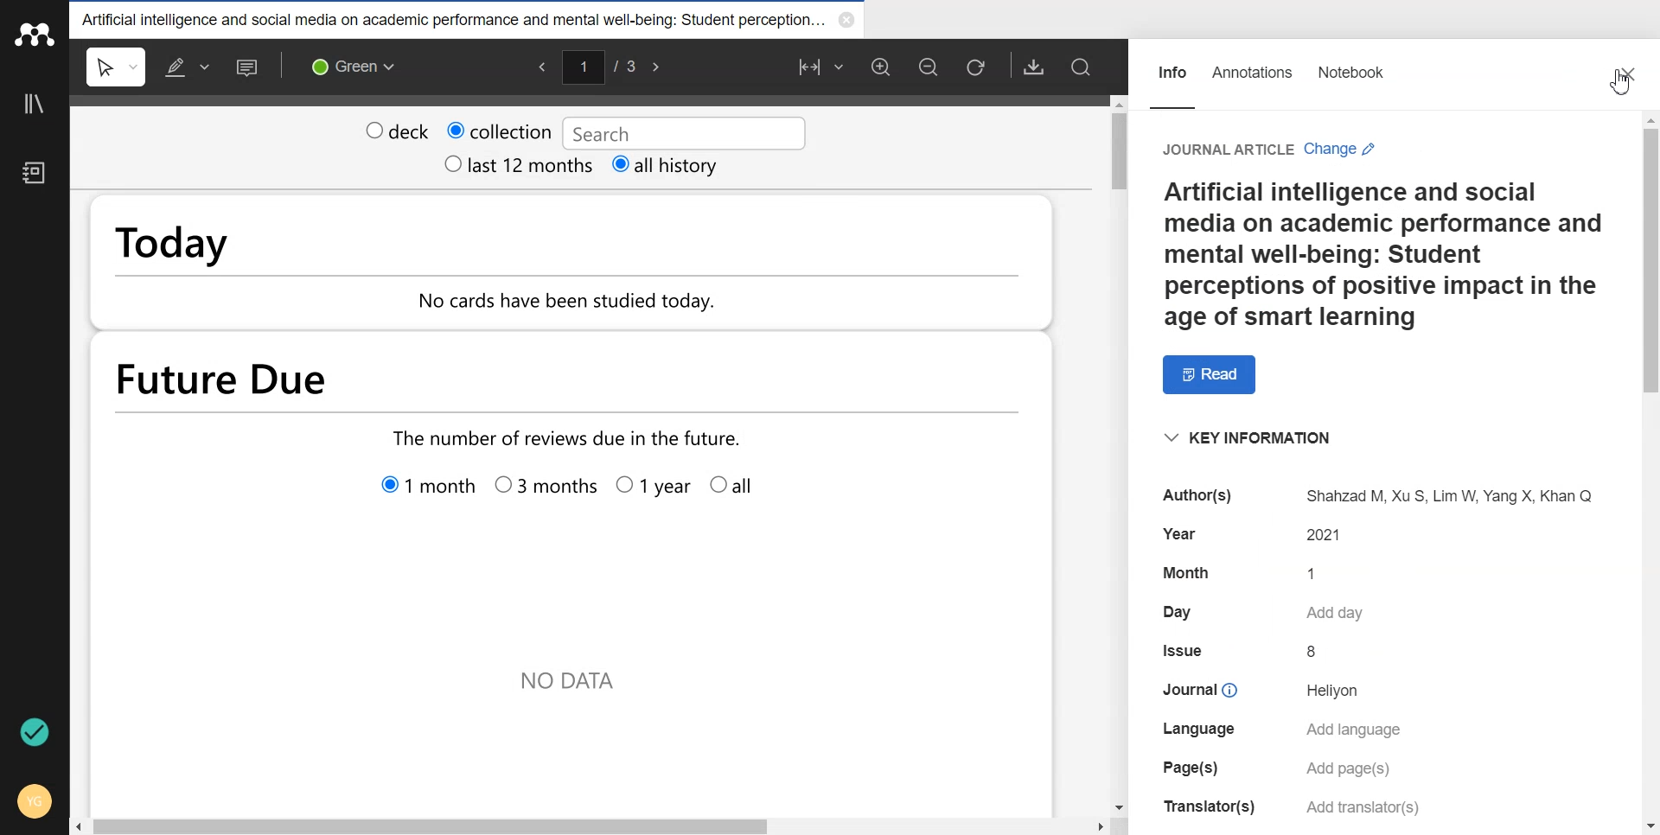  What do you see at coordinates (569, 438) in the screenshot?
I see `The number of reviews due in the future` at bounding box center [569, 438].